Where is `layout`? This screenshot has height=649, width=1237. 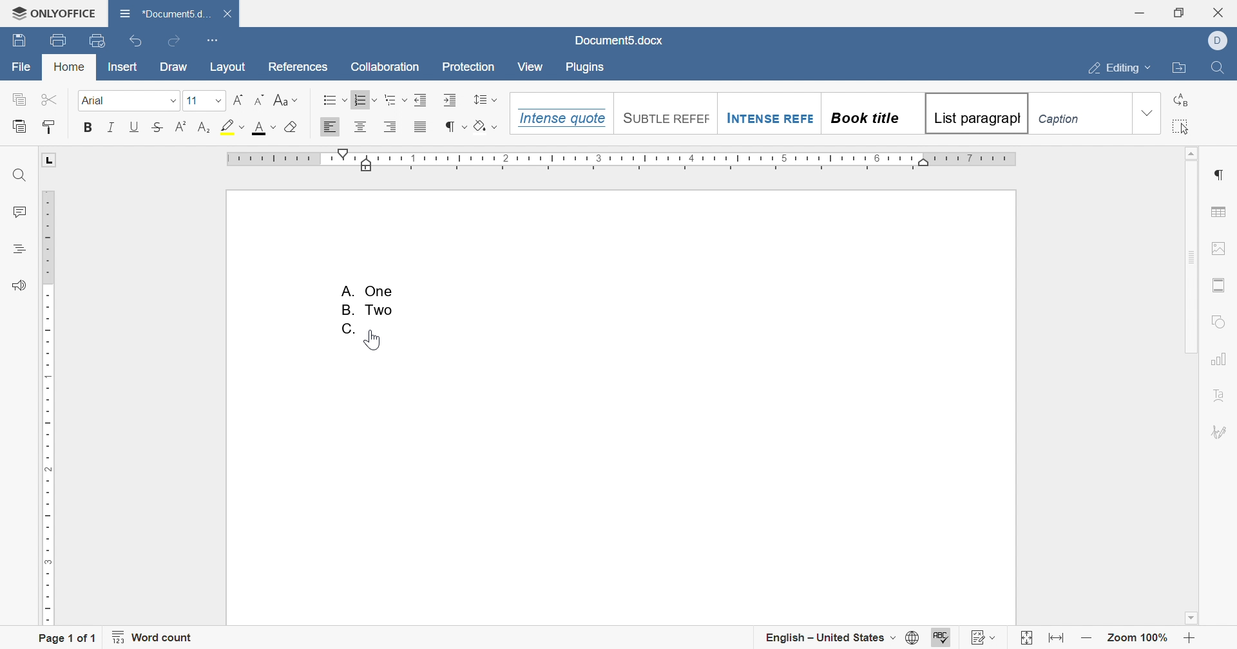 layout is located at coordinates (231, 69).